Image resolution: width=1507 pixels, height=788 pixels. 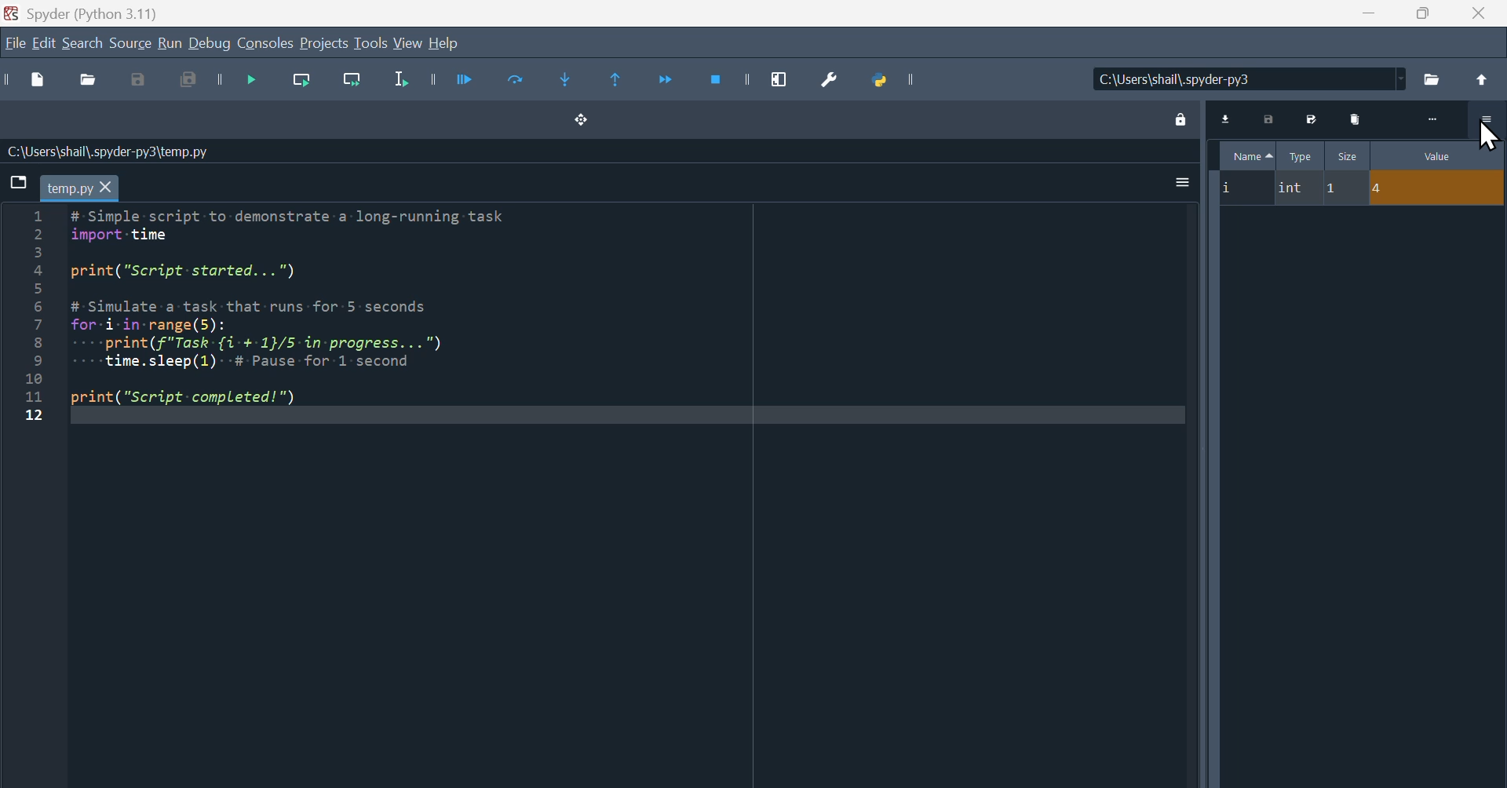 I want to click on Edit, so click(x=44, y=42).